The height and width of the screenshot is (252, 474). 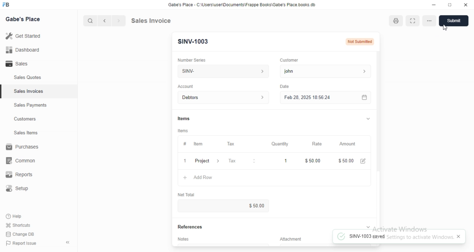 I want to click on Gabe's Place, so click(x=24, y=18).